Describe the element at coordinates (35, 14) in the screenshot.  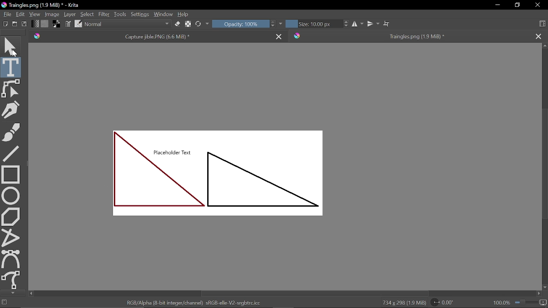
I see `View` at that location.